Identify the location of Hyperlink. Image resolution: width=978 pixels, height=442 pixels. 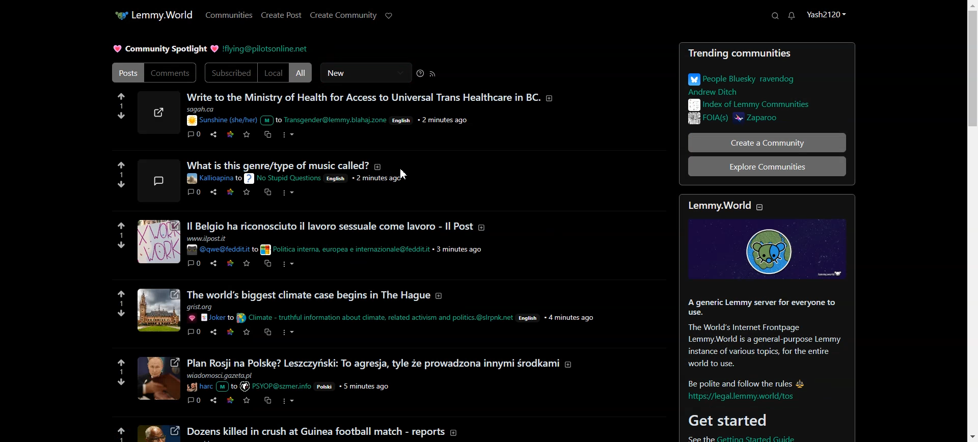
(277, 48).